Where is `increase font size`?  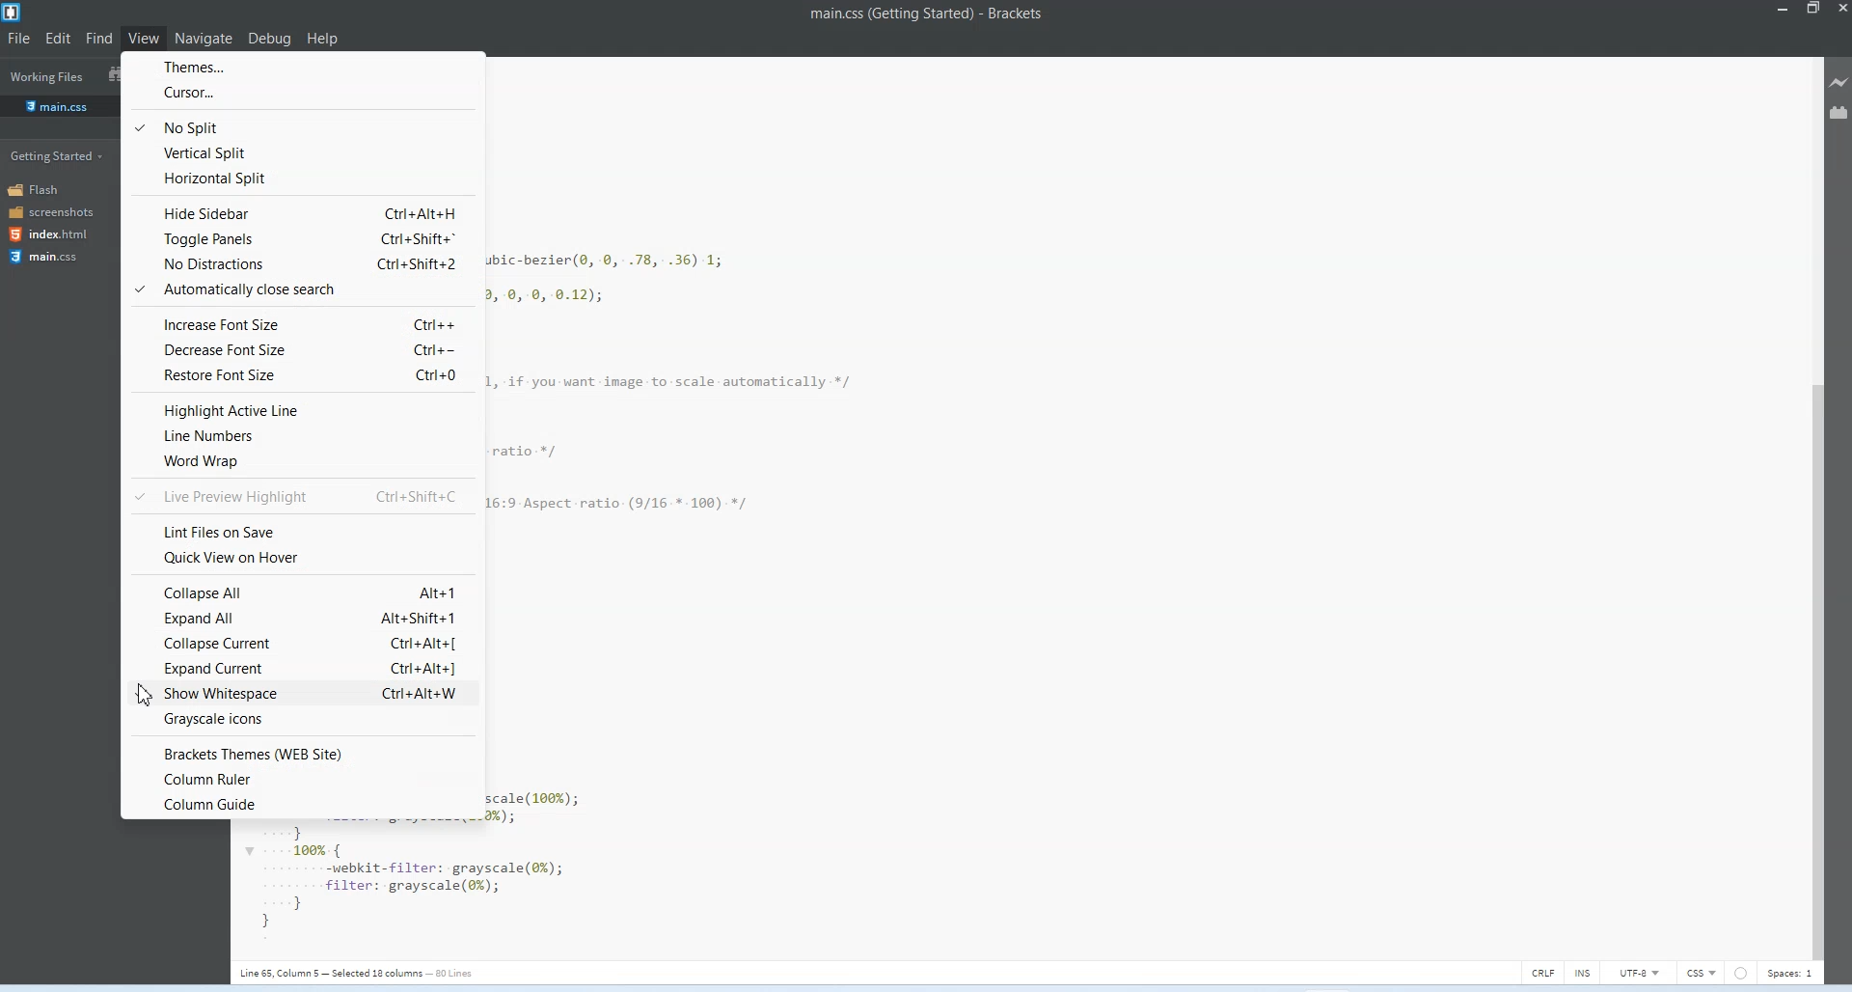
increase font size is located at coordinates (300, 322).